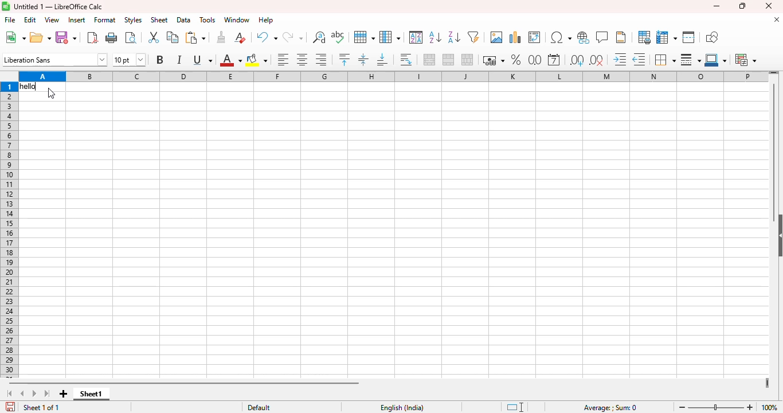 The width and height of the screenshot is (783, 413). Describe the element at coordinates (129, 60) in the screenshot. I see `font size` at that location.